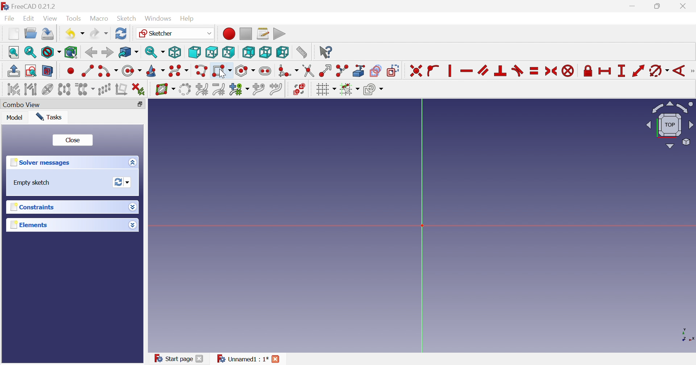  What do you see at coordinates (29, 52) in the screenshot?
I see `Fit selection` at bounding box center [29, 52].